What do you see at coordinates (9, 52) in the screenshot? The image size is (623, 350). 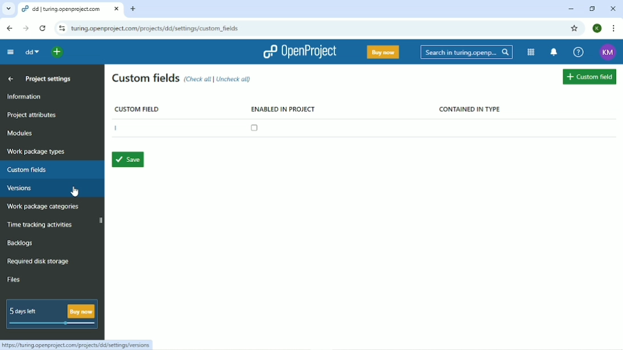 I see `Collapse project menu` at bounding box center [9, 52].